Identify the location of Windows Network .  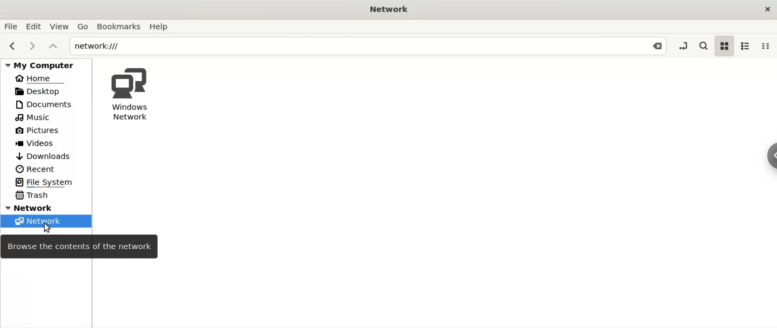
(139, 91).